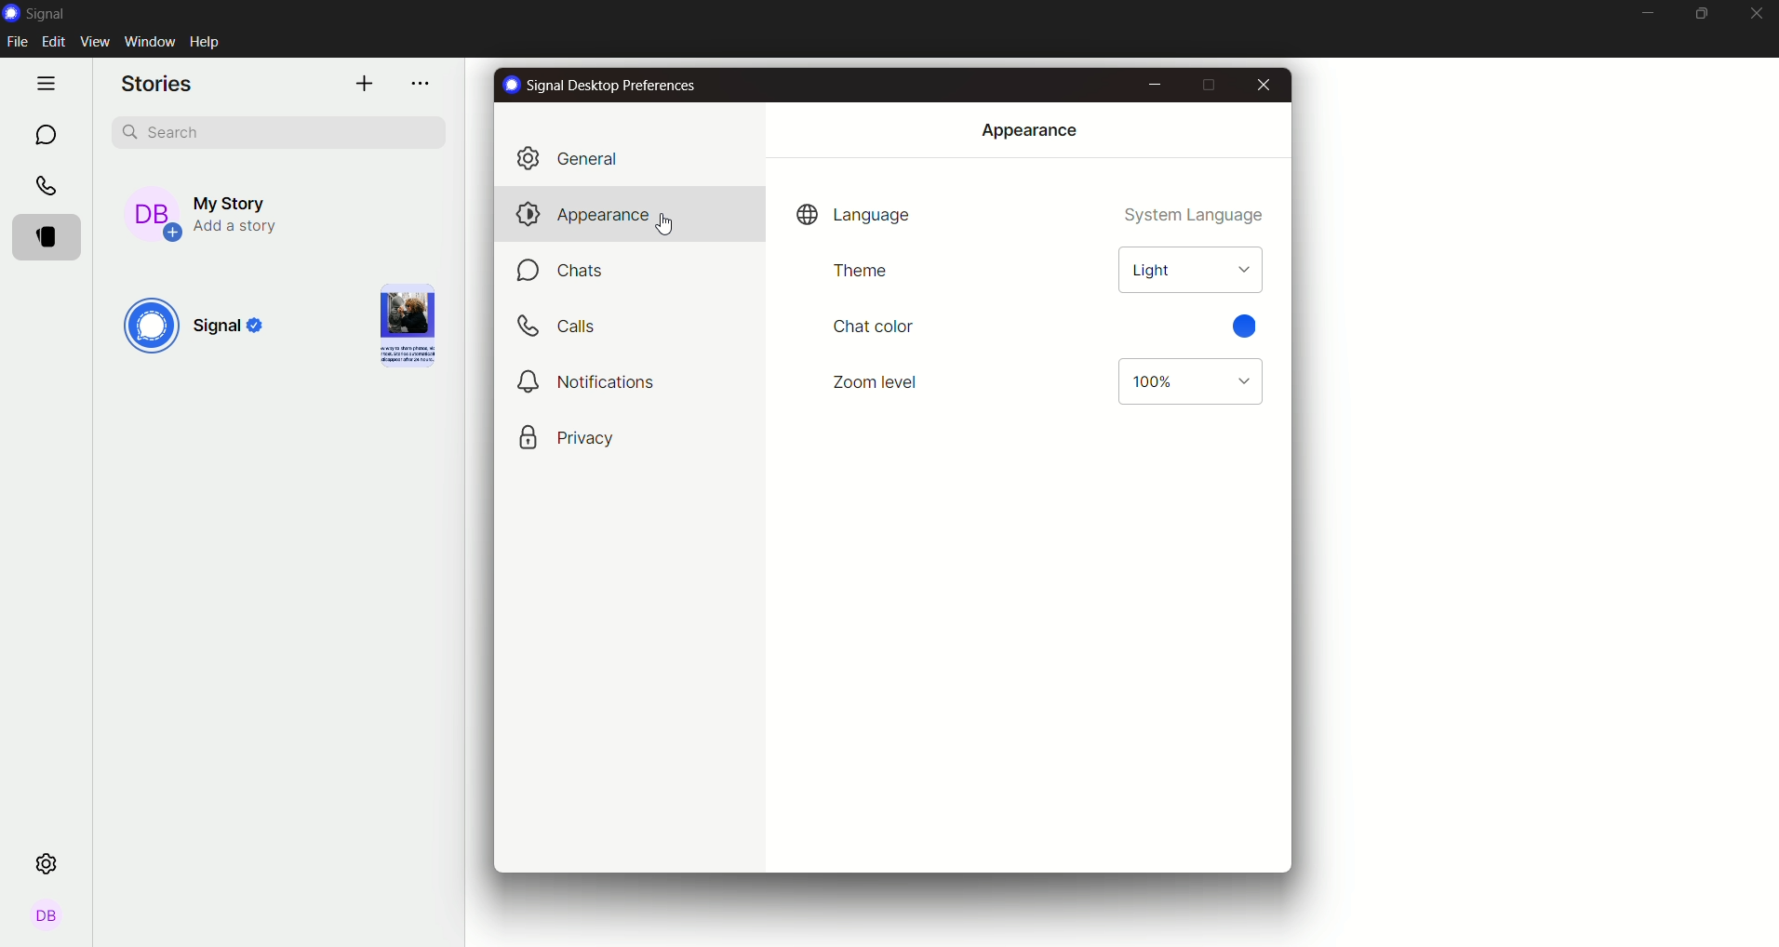 The height and width of the screenshot is (947, 1779). I want to click on stories, so click(52, 236).